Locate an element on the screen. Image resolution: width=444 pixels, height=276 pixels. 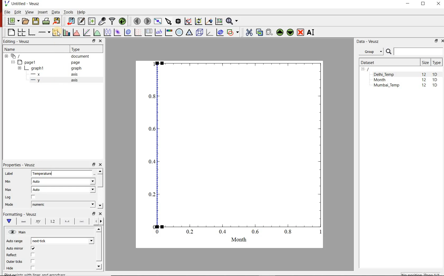
major ticks is located at coordinates (66, 221).